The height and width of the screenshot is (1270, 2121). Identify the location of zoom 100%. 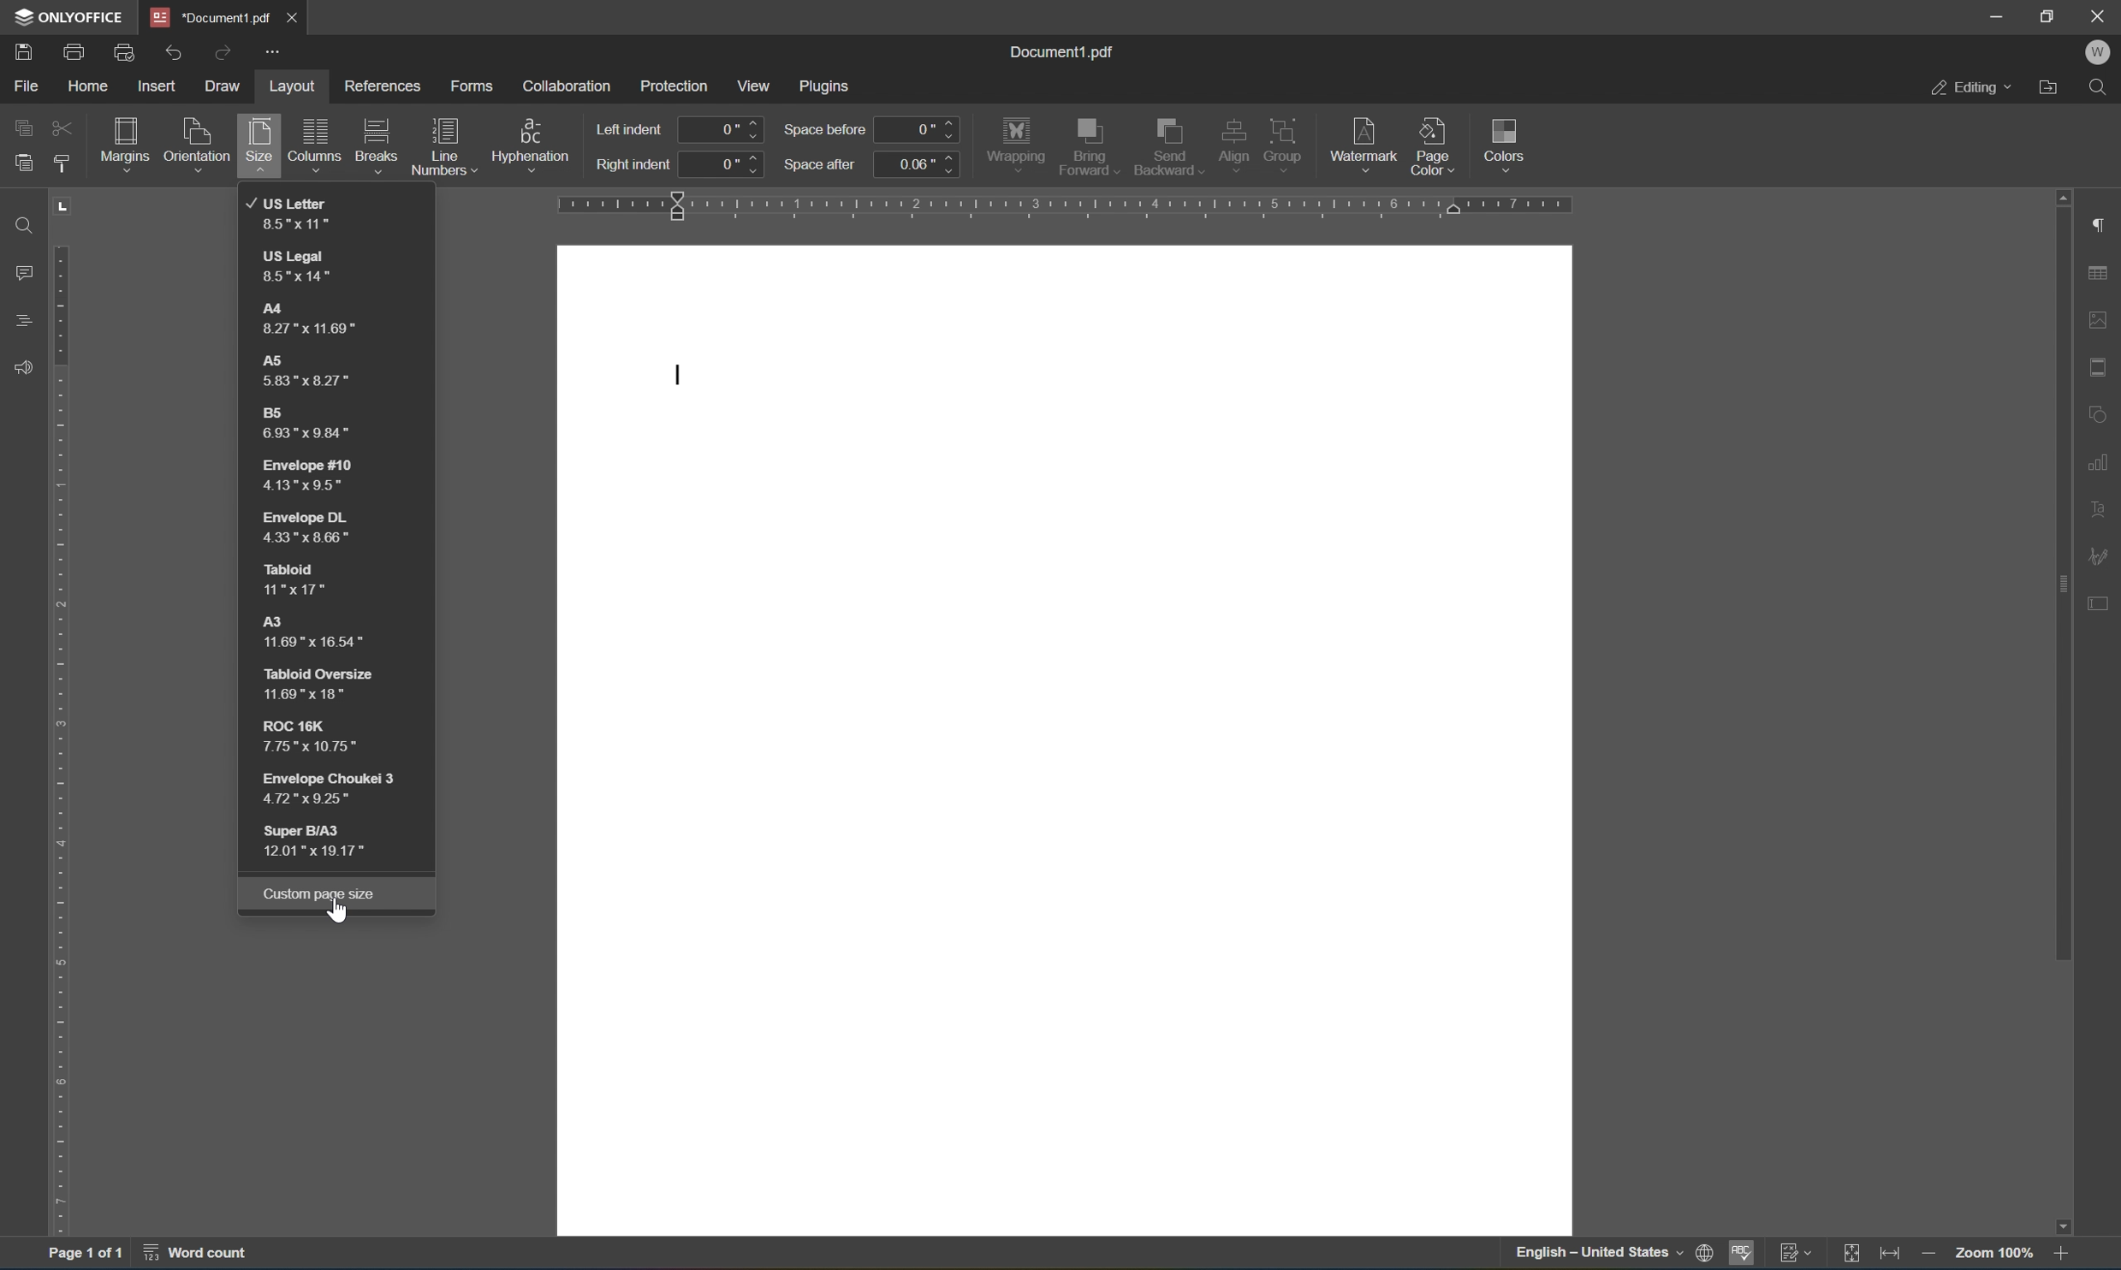
(1990, 1255).